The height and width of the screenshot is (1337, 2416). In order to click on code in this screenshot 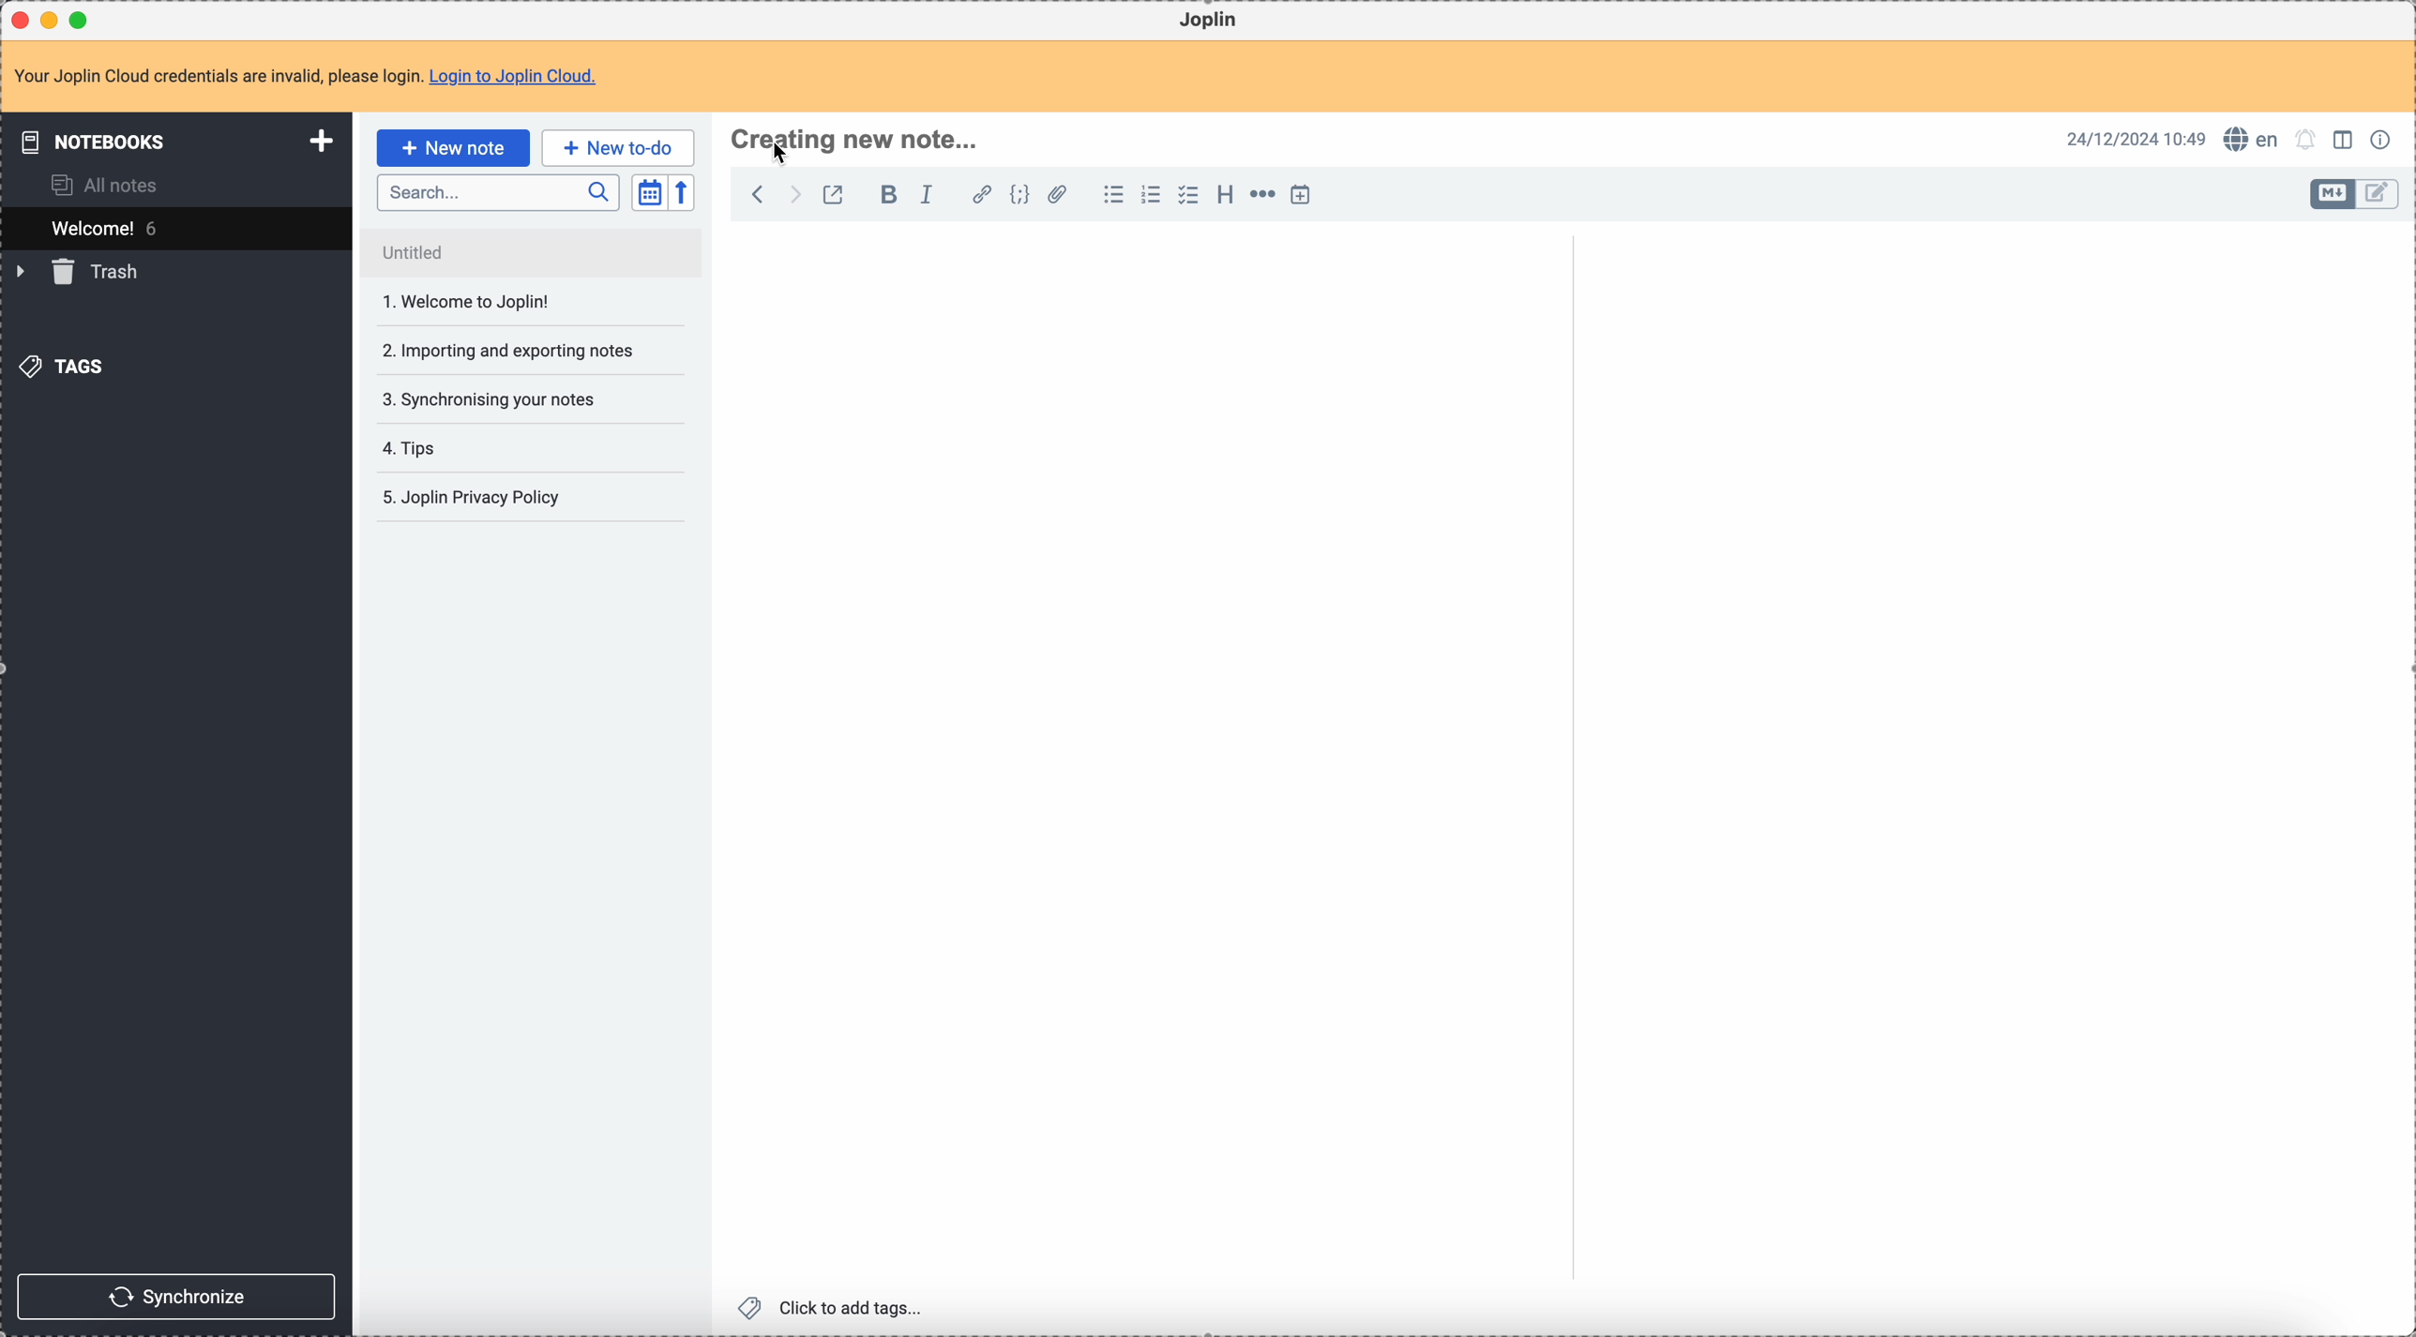, I will do `click(1022, 196)`.